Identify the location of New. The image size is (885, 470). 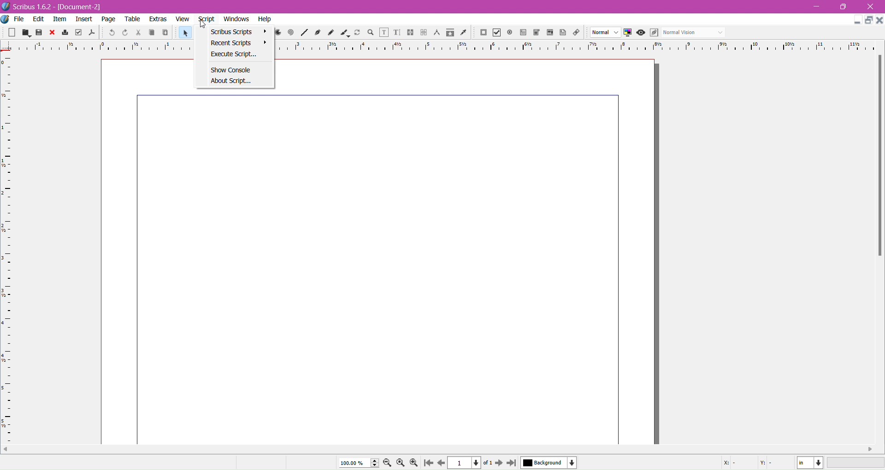
(11, 33).